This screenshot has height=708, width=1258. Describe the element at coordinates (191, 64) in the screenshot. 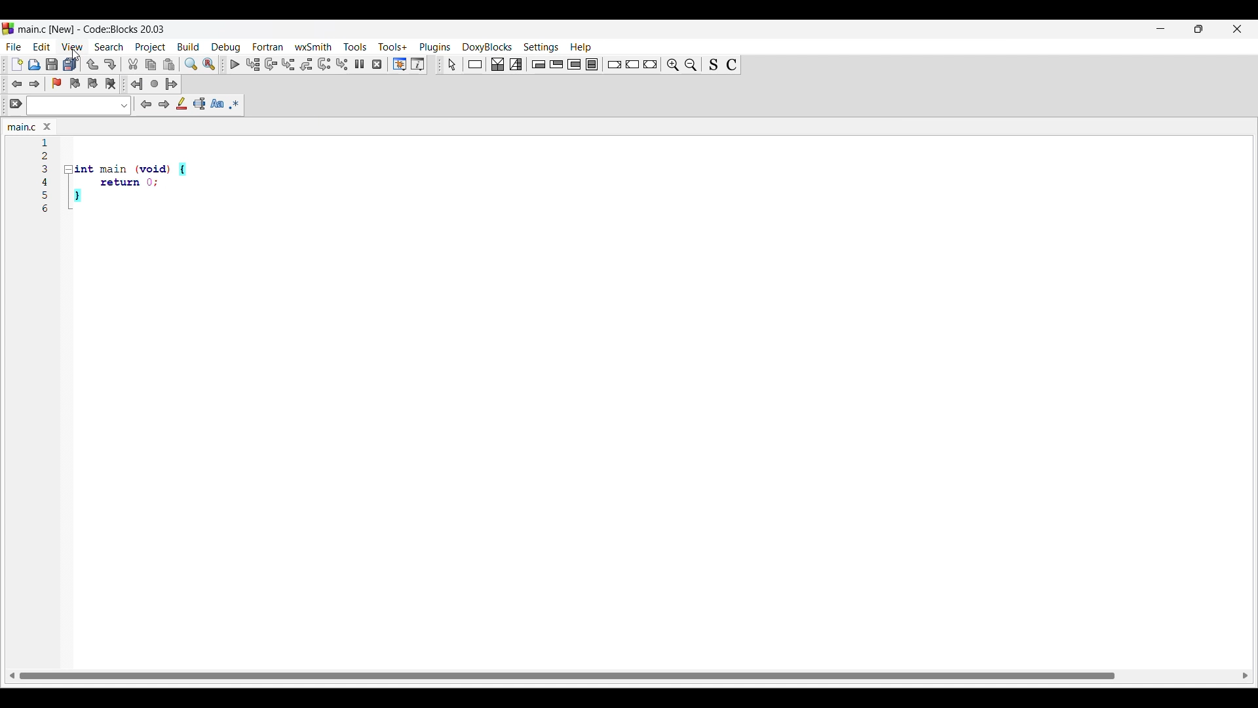

I see `Find` at that location.